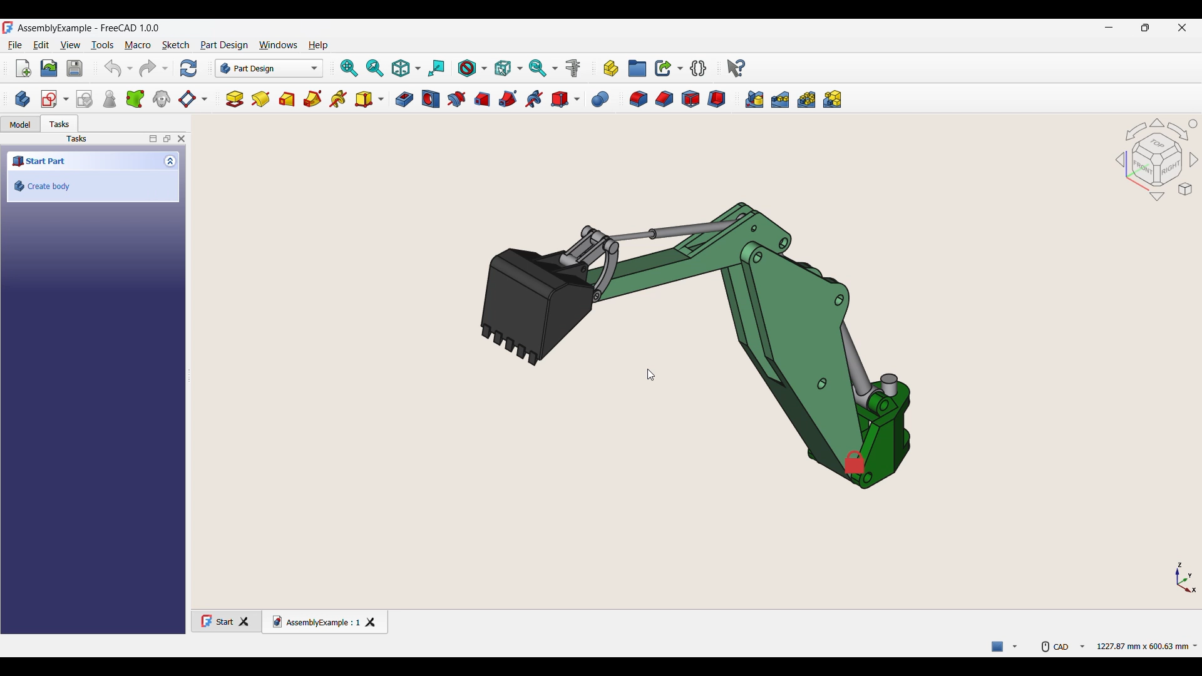 The width and height of the screenshot is (1202, 676). I want to click on Toggle floating window, so click(167, 140).